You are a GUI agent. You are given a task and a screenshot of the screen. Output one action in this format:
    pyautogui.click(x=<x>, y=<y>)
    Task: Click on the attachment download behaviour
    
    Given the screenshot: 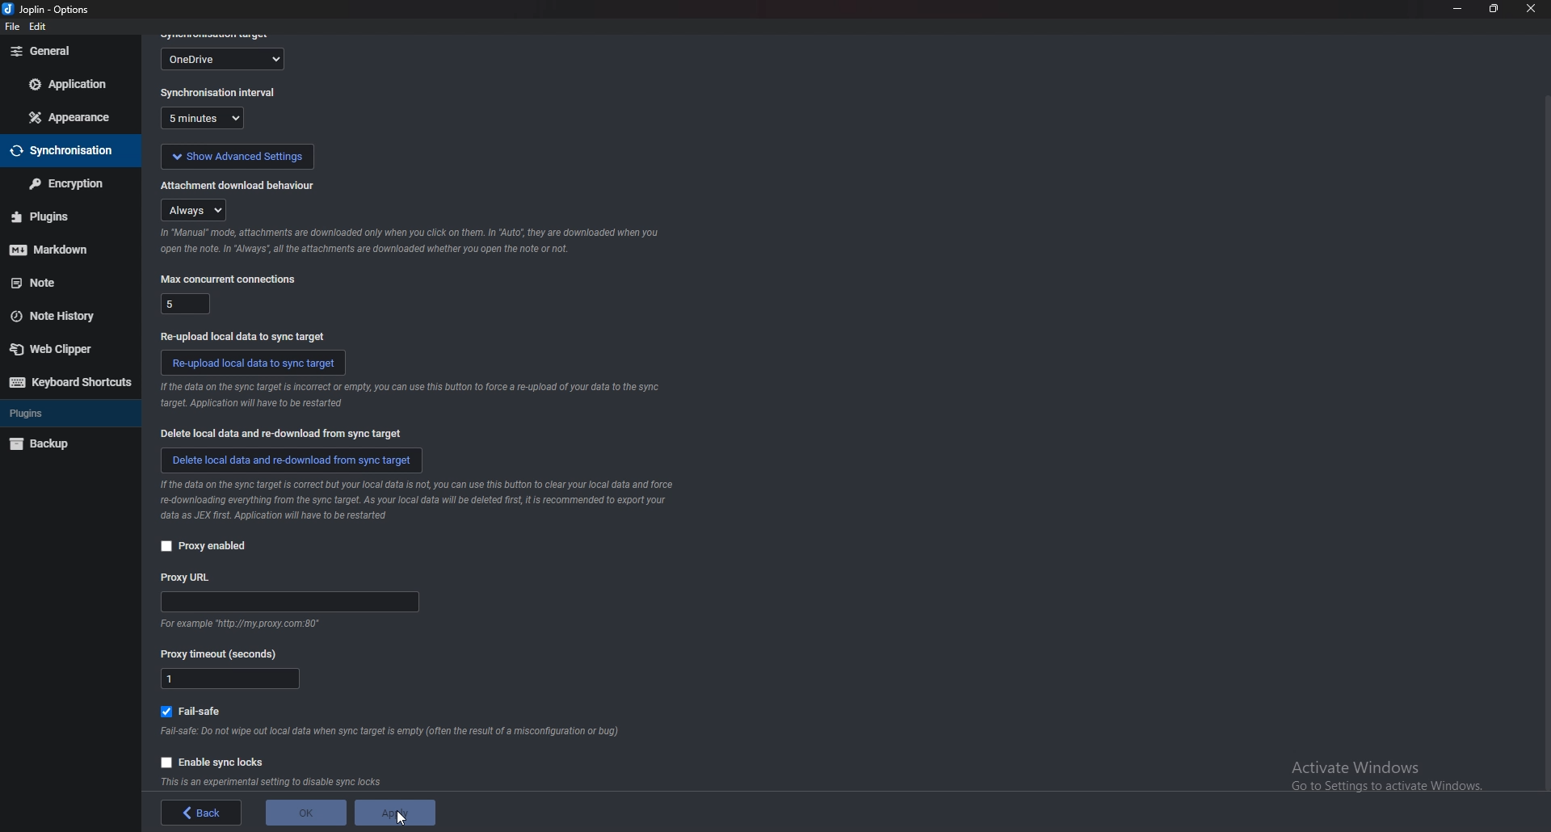 What is the action you would take?
    pyautogui.click(x=197, y=209)
    